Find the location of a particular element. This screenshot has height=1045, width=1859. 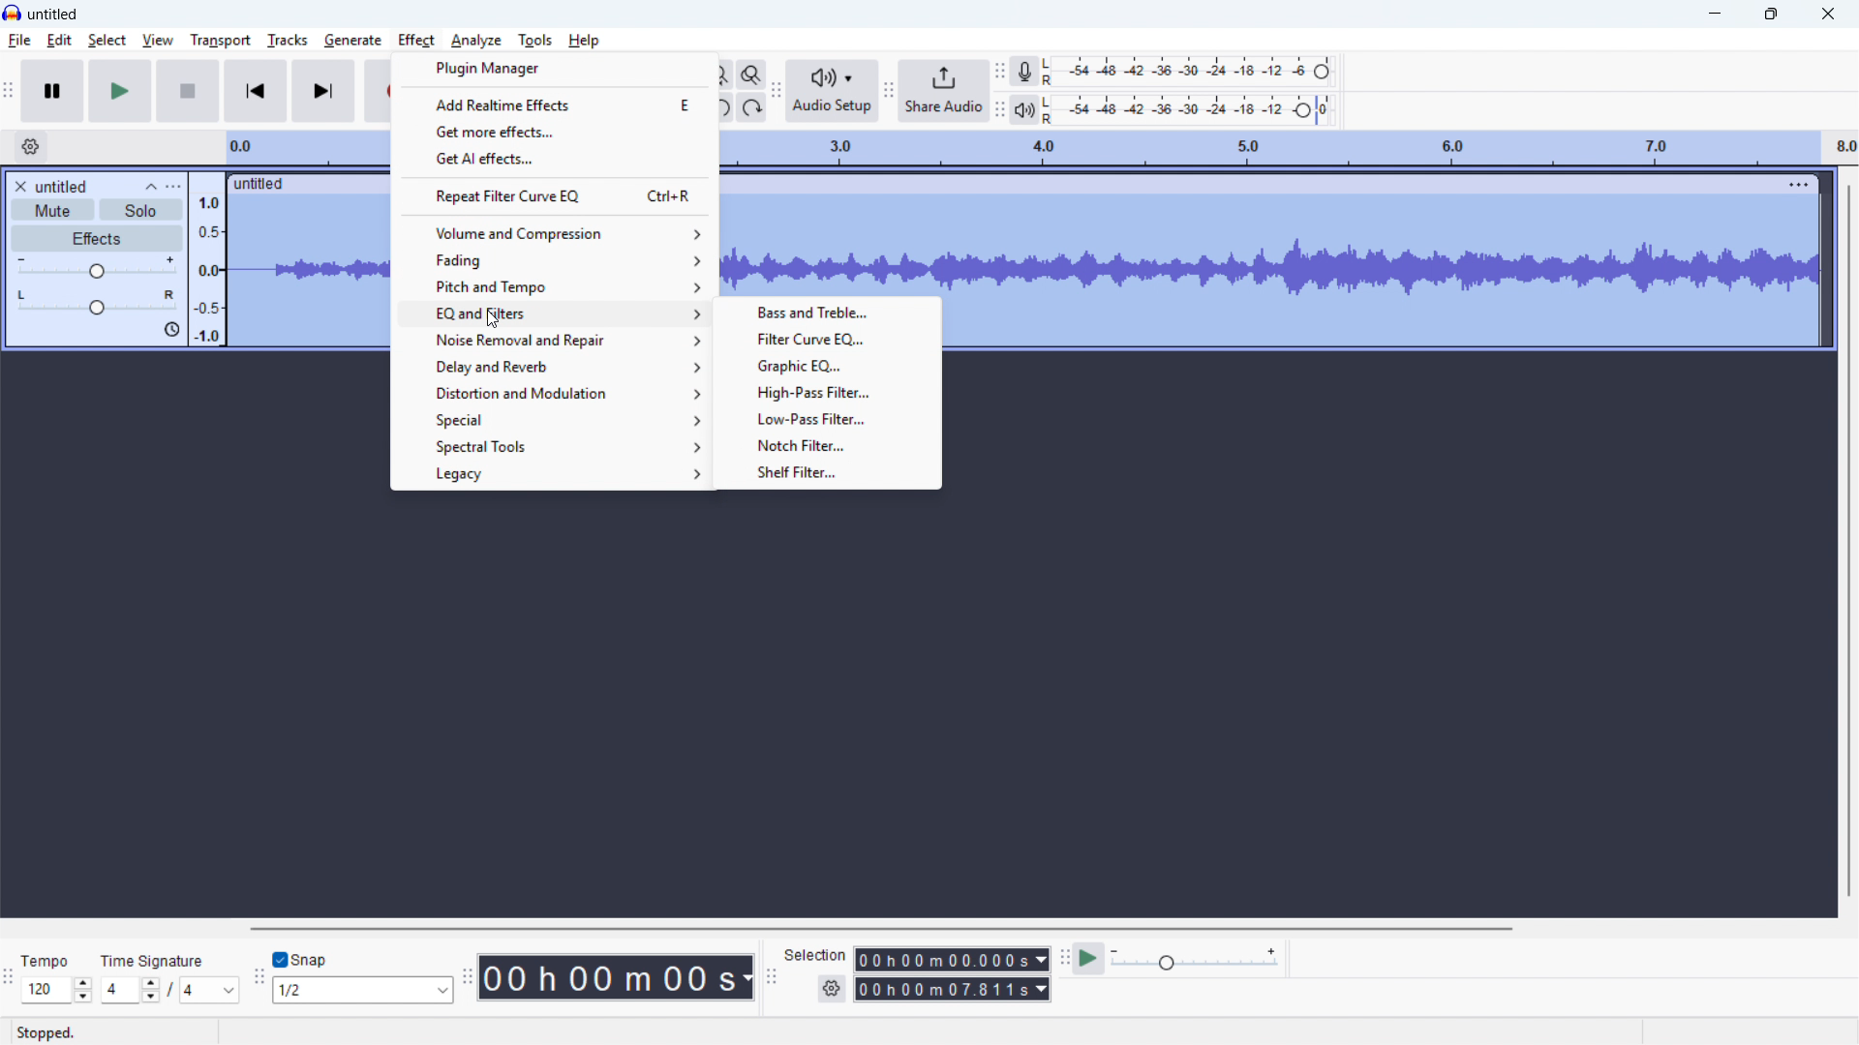

legacy is located at coordinates (551, 474).